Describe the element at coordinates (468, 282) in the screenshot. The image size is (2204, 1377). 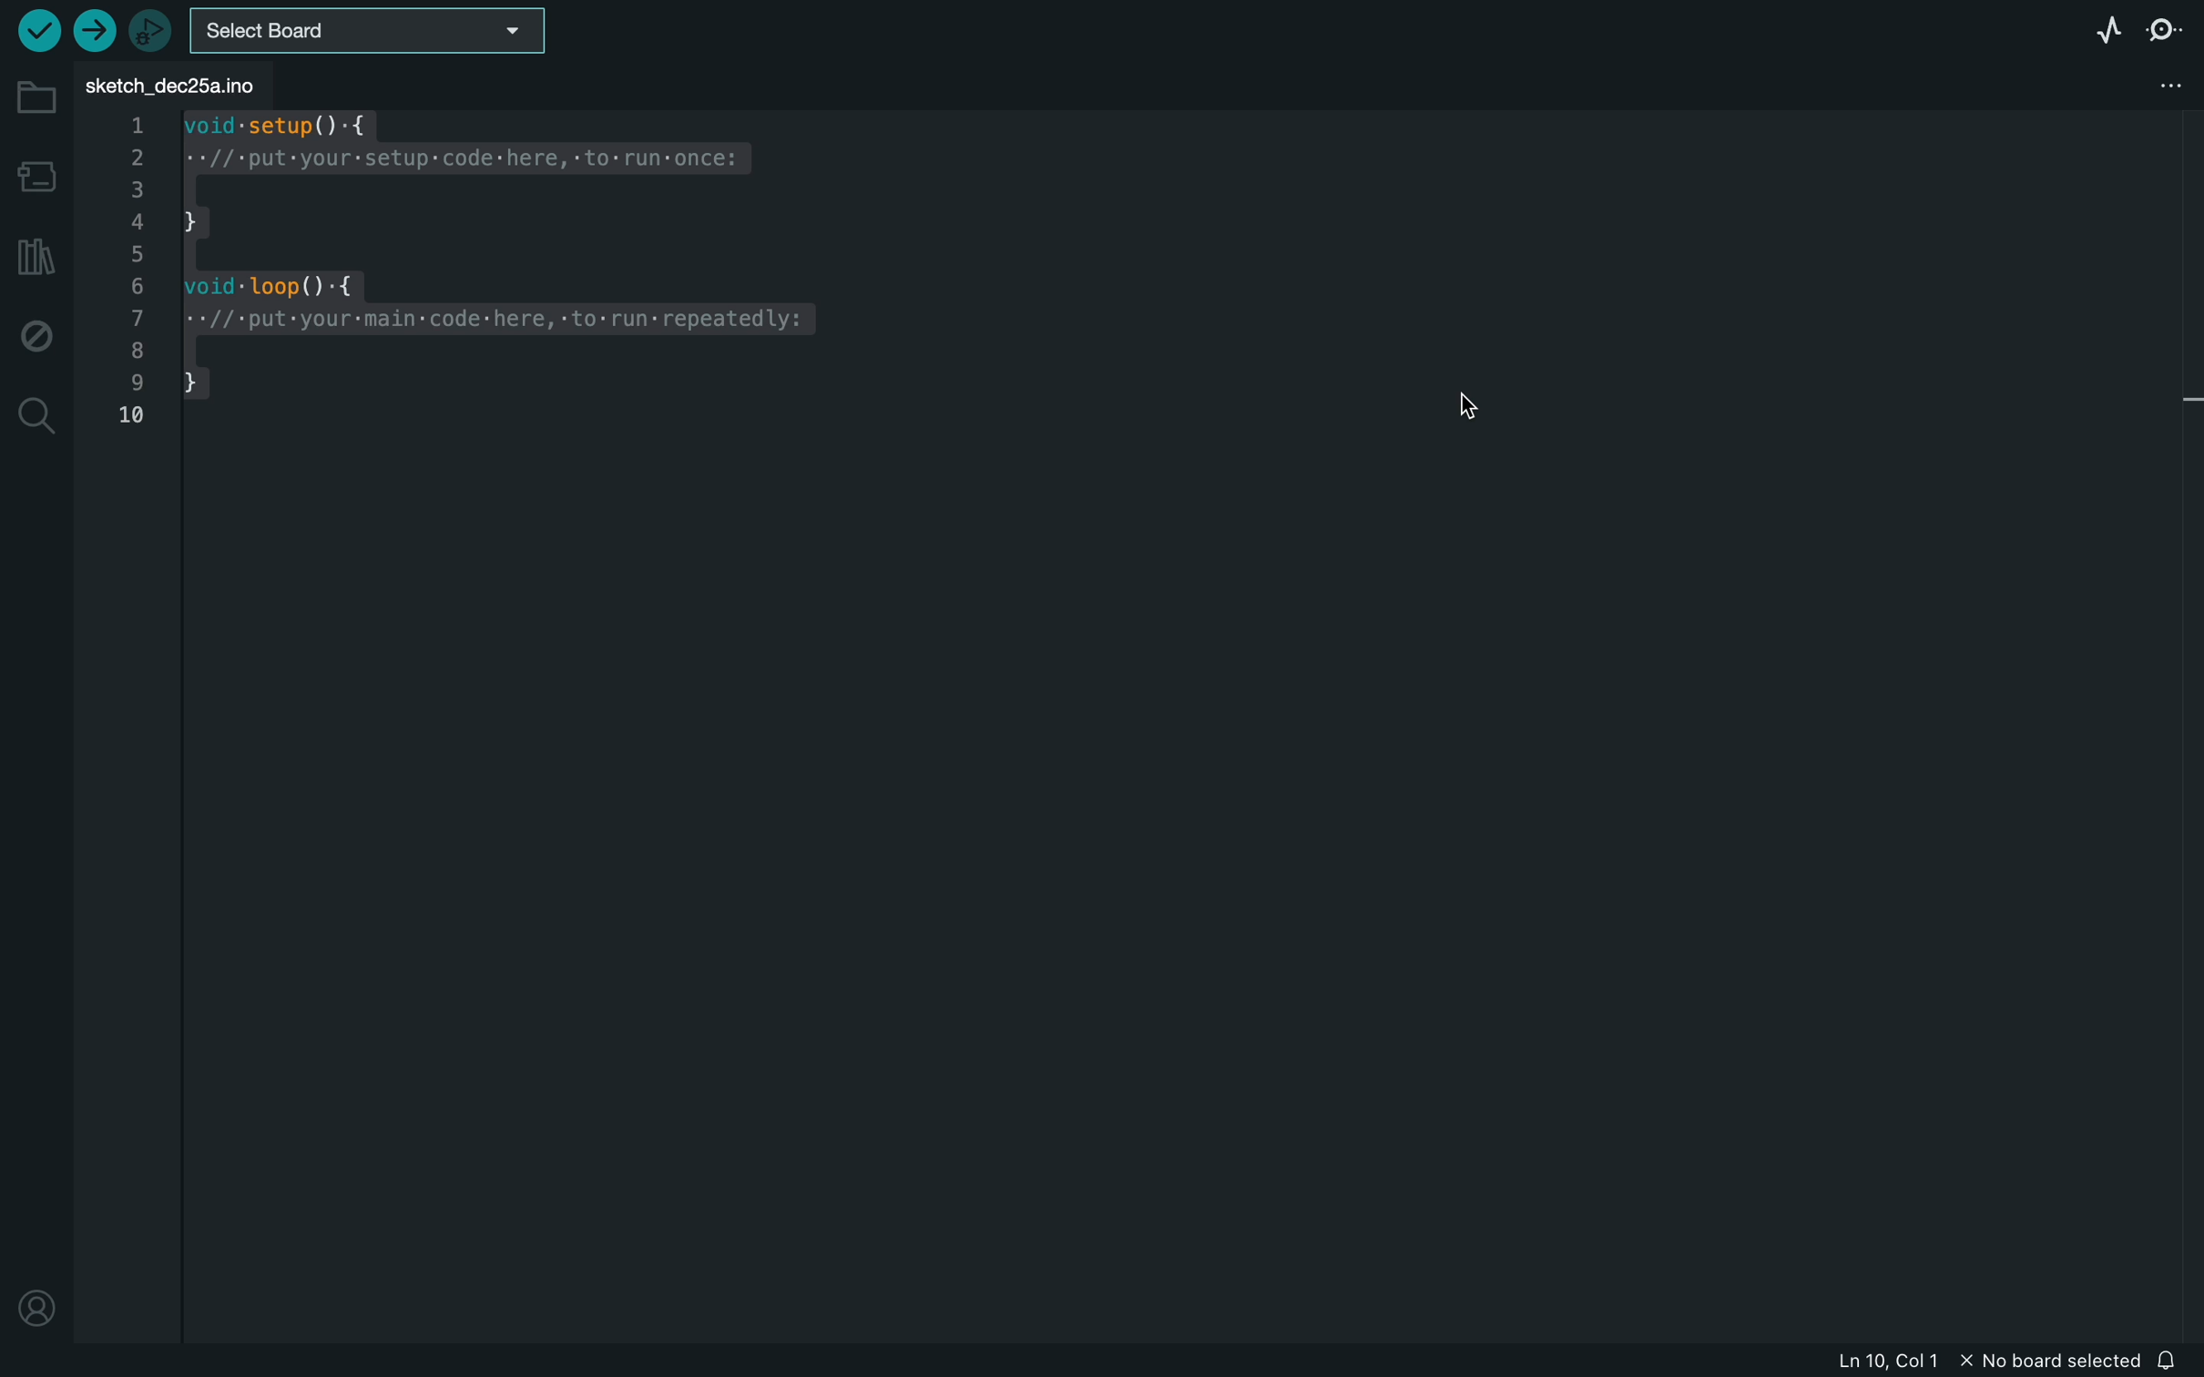
I see `code` at that location.